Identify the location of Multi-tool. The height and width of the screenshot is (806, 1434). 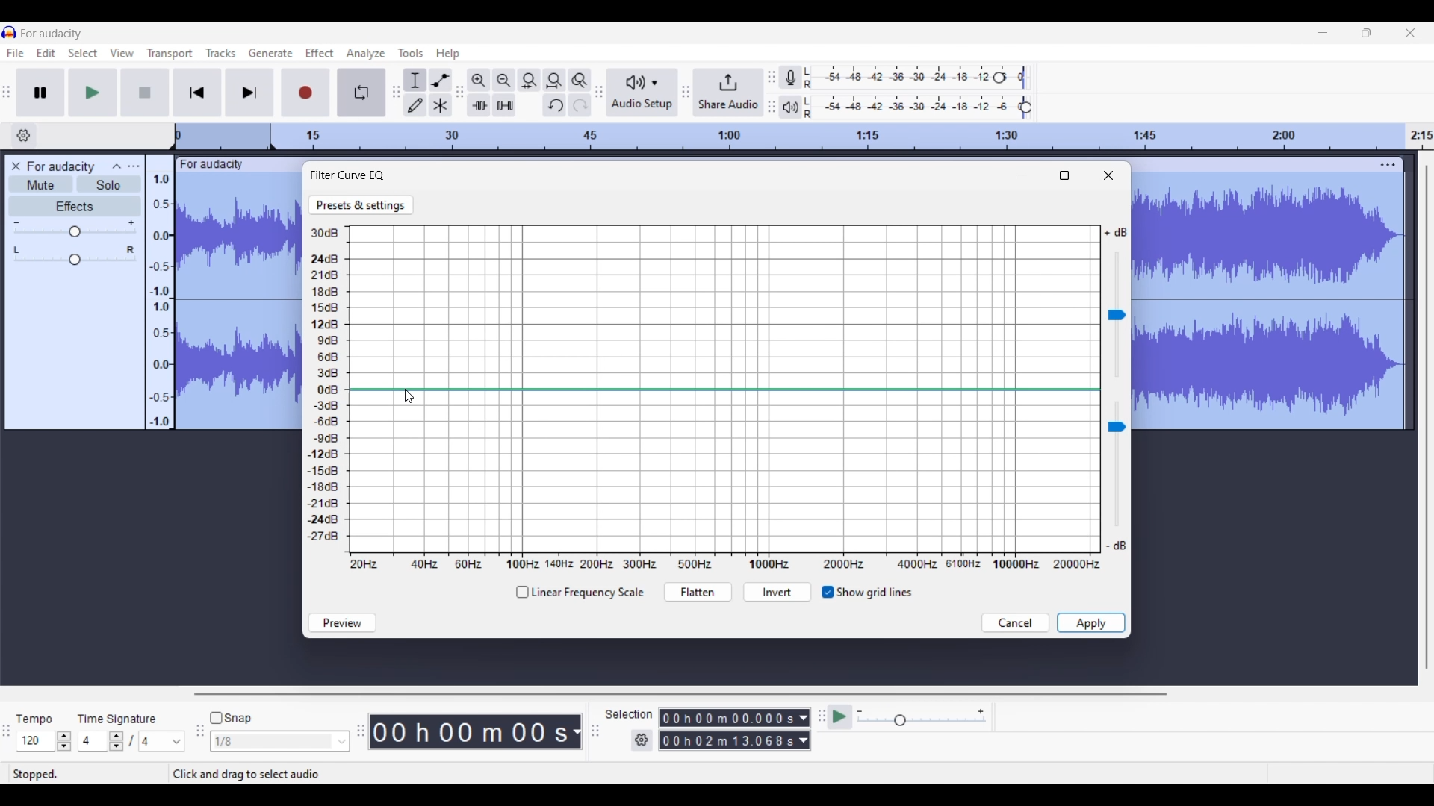
(440, 104).